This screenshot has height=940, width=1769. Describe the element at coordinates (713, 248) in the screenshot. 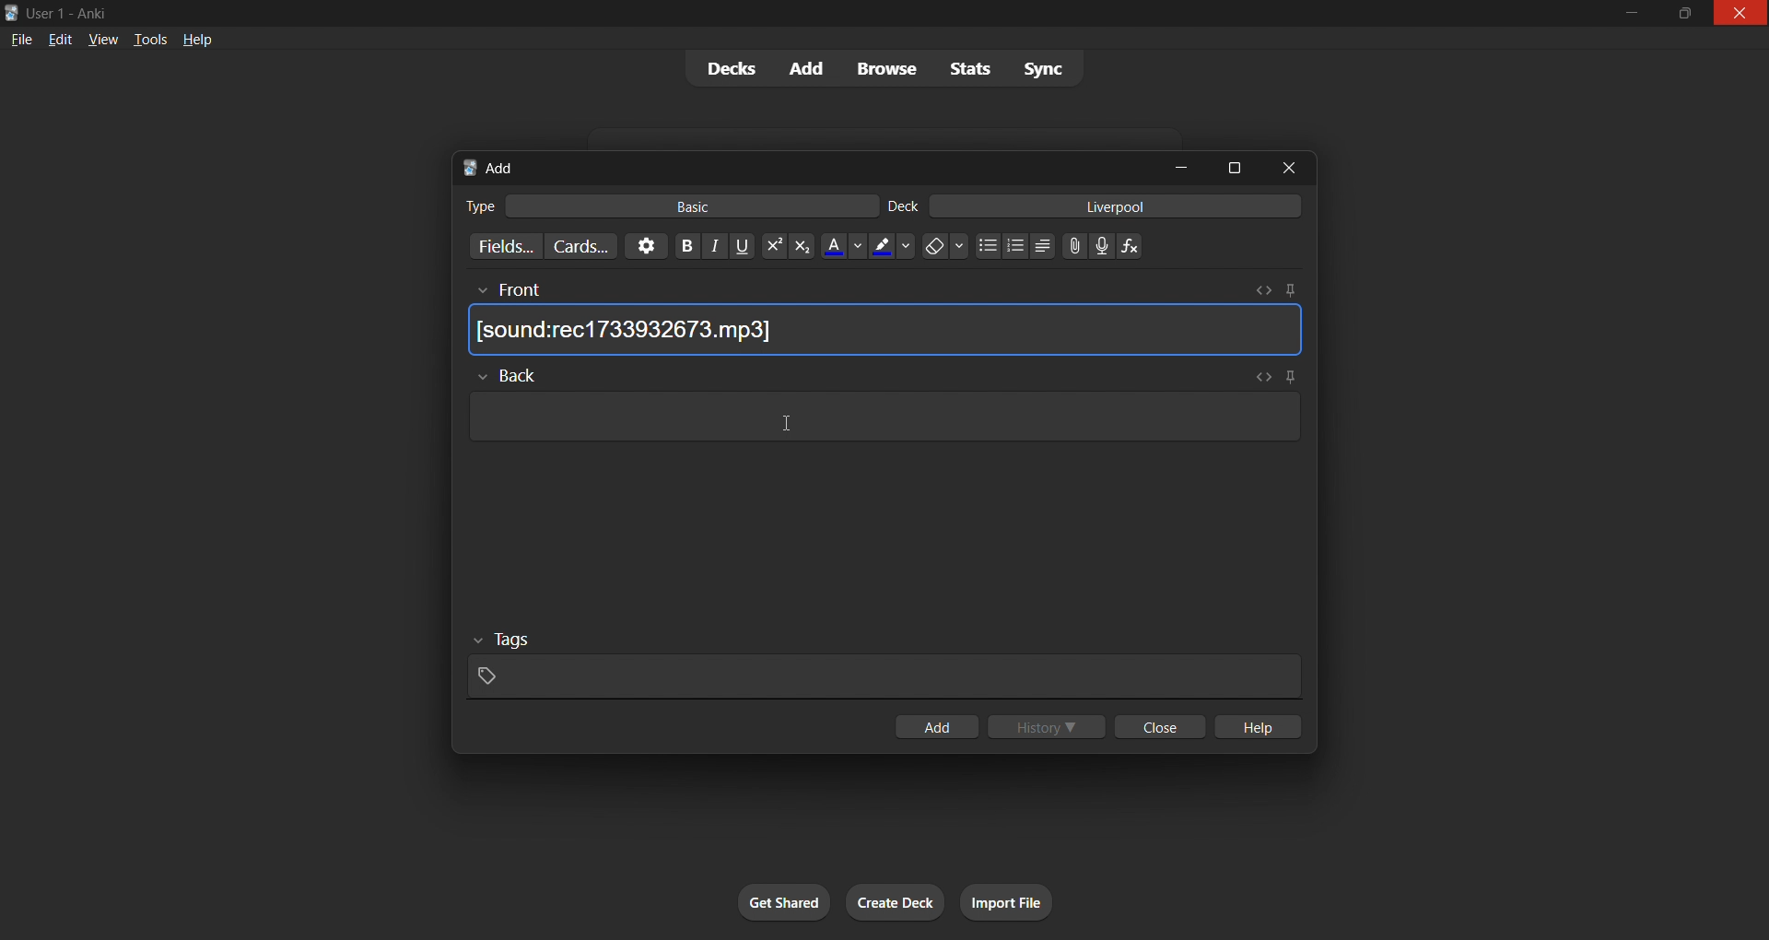

I see `italic` at that location.